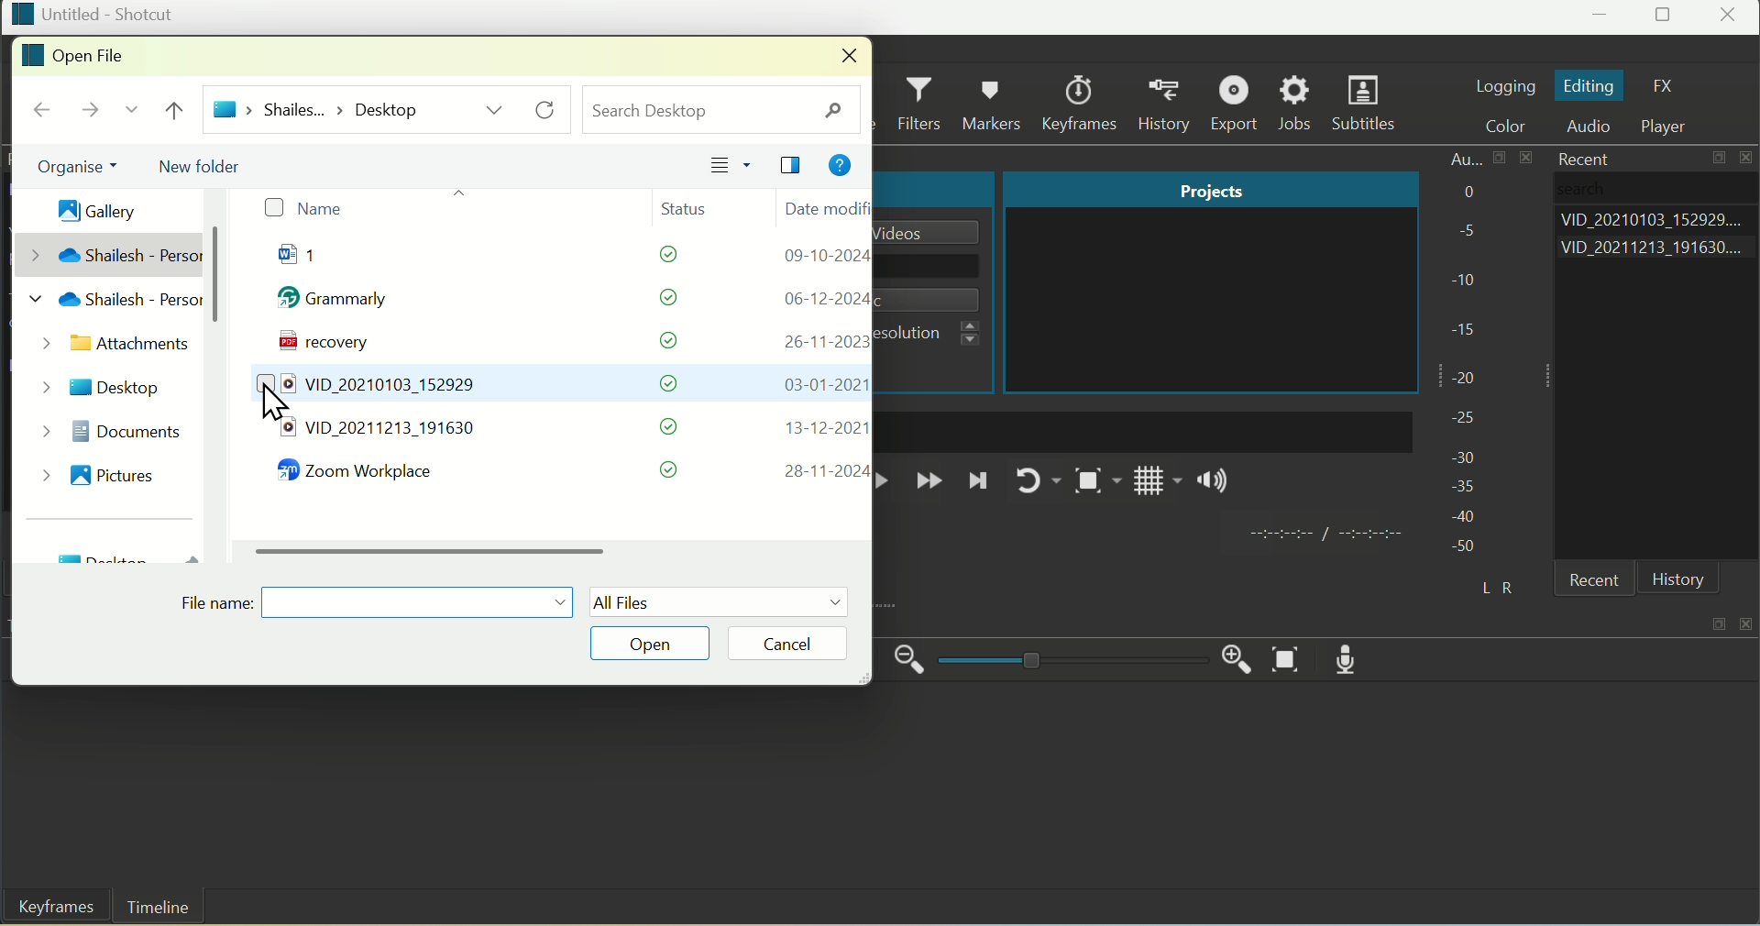 Image resolution: width=1760 pixels, height=926 pixels. What do you see at coordinates (318, 345) in the screenshot?
I see `recovery` at bounding box center [318, 345].